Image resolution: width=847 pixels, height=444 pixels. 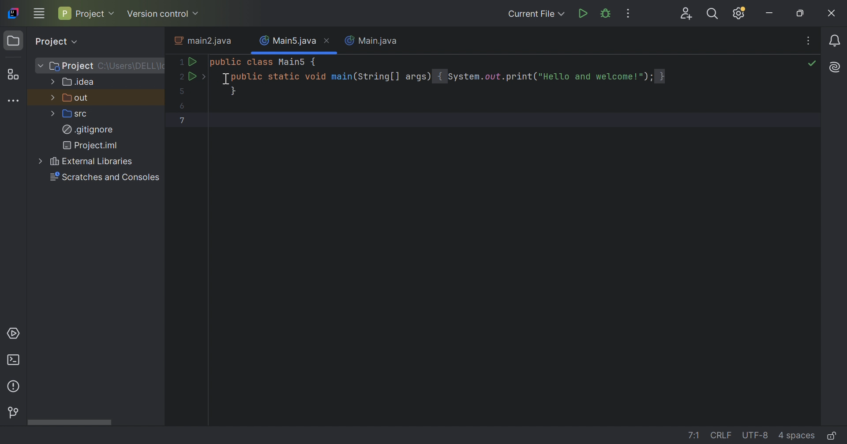 I want to click on More tool windows, so click(x=13, y=100).